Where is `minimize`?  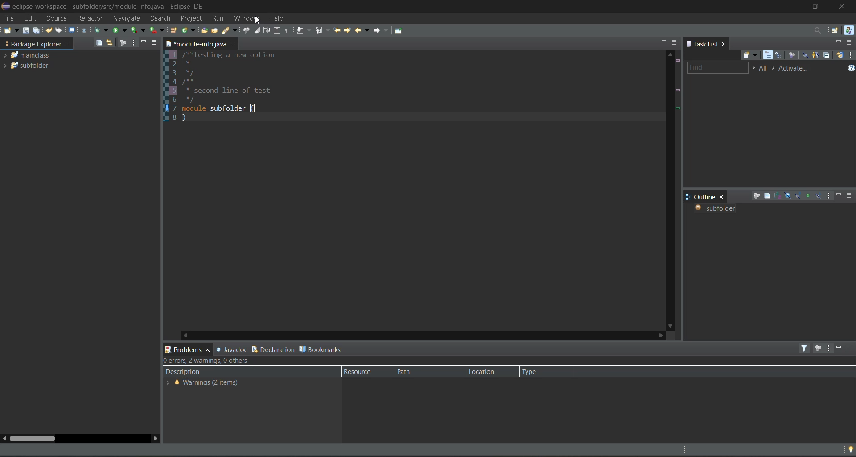
minimize is located at coordinates (838, 348).